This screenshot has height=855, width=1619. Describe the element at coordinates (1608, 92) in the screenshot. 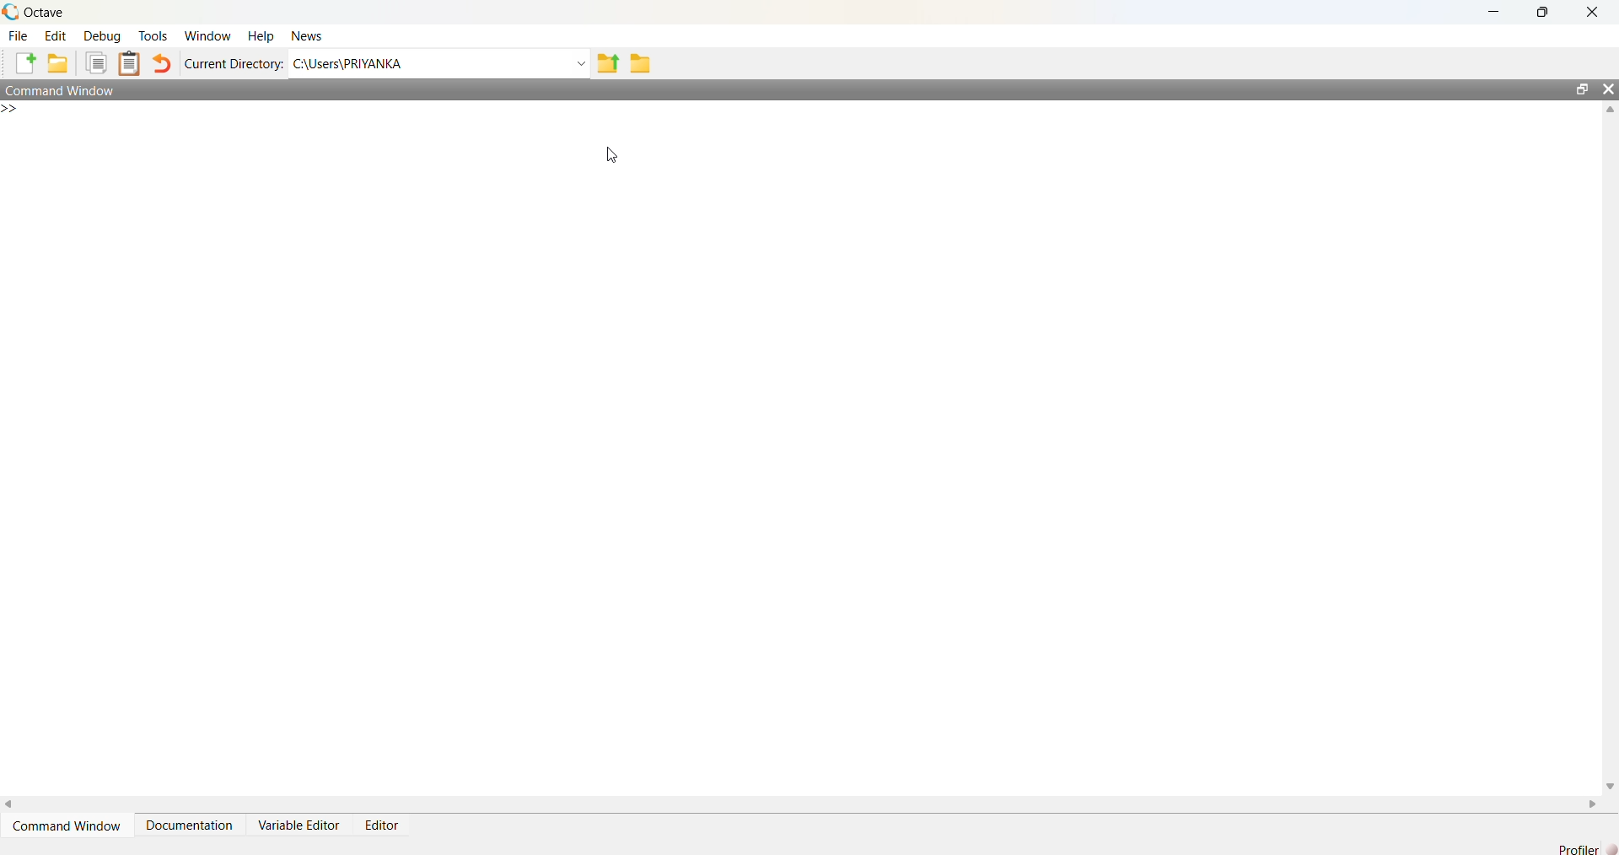

I see `Close` at that location.